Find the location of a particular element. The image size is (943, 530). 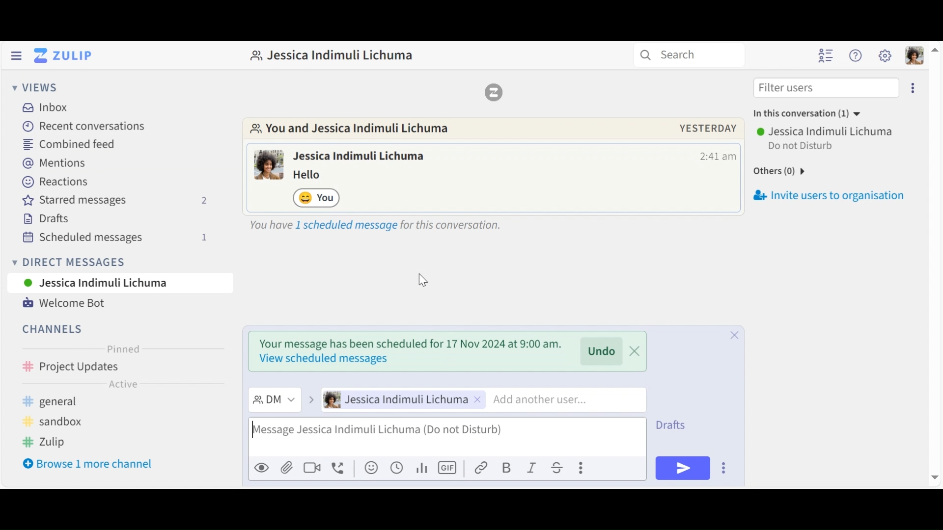

Main menu is located at coordinates (885, 55).